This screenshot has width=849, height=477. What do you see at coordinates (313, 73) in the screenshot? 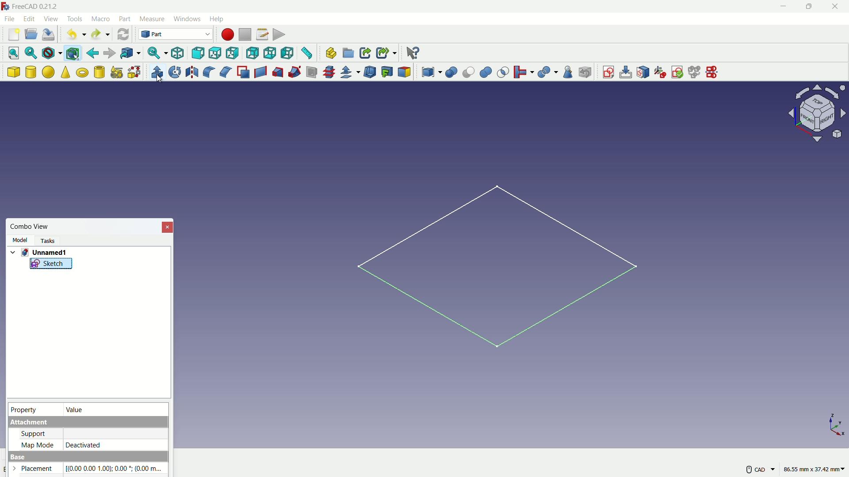
I see `section` at bounding box center [313, 73].